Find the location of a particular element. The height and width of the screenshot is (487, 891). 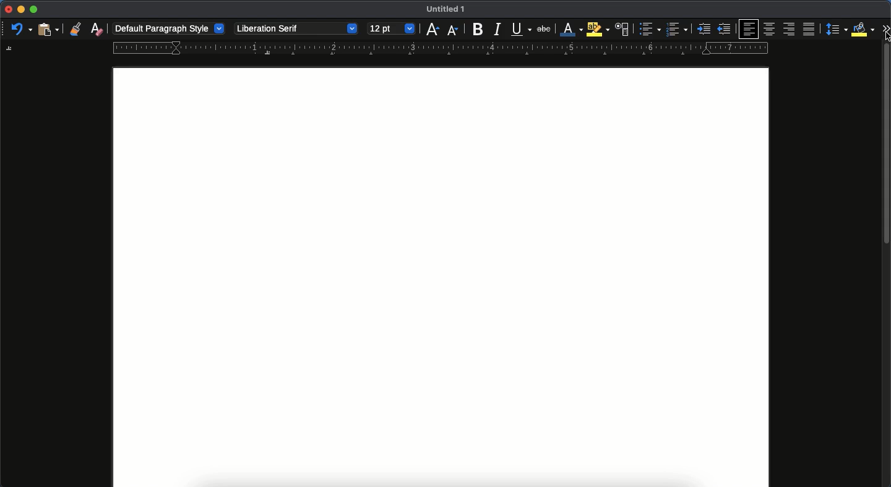

unindent is located at coordinates (725, 29).